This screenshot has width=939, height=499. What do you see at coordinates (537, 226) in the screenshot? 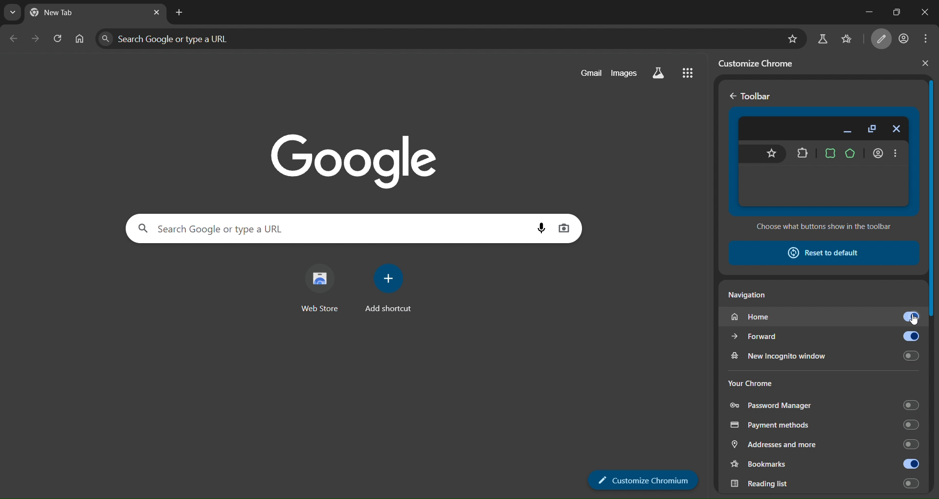
I see `voice search` at bounding box center [537, 226].